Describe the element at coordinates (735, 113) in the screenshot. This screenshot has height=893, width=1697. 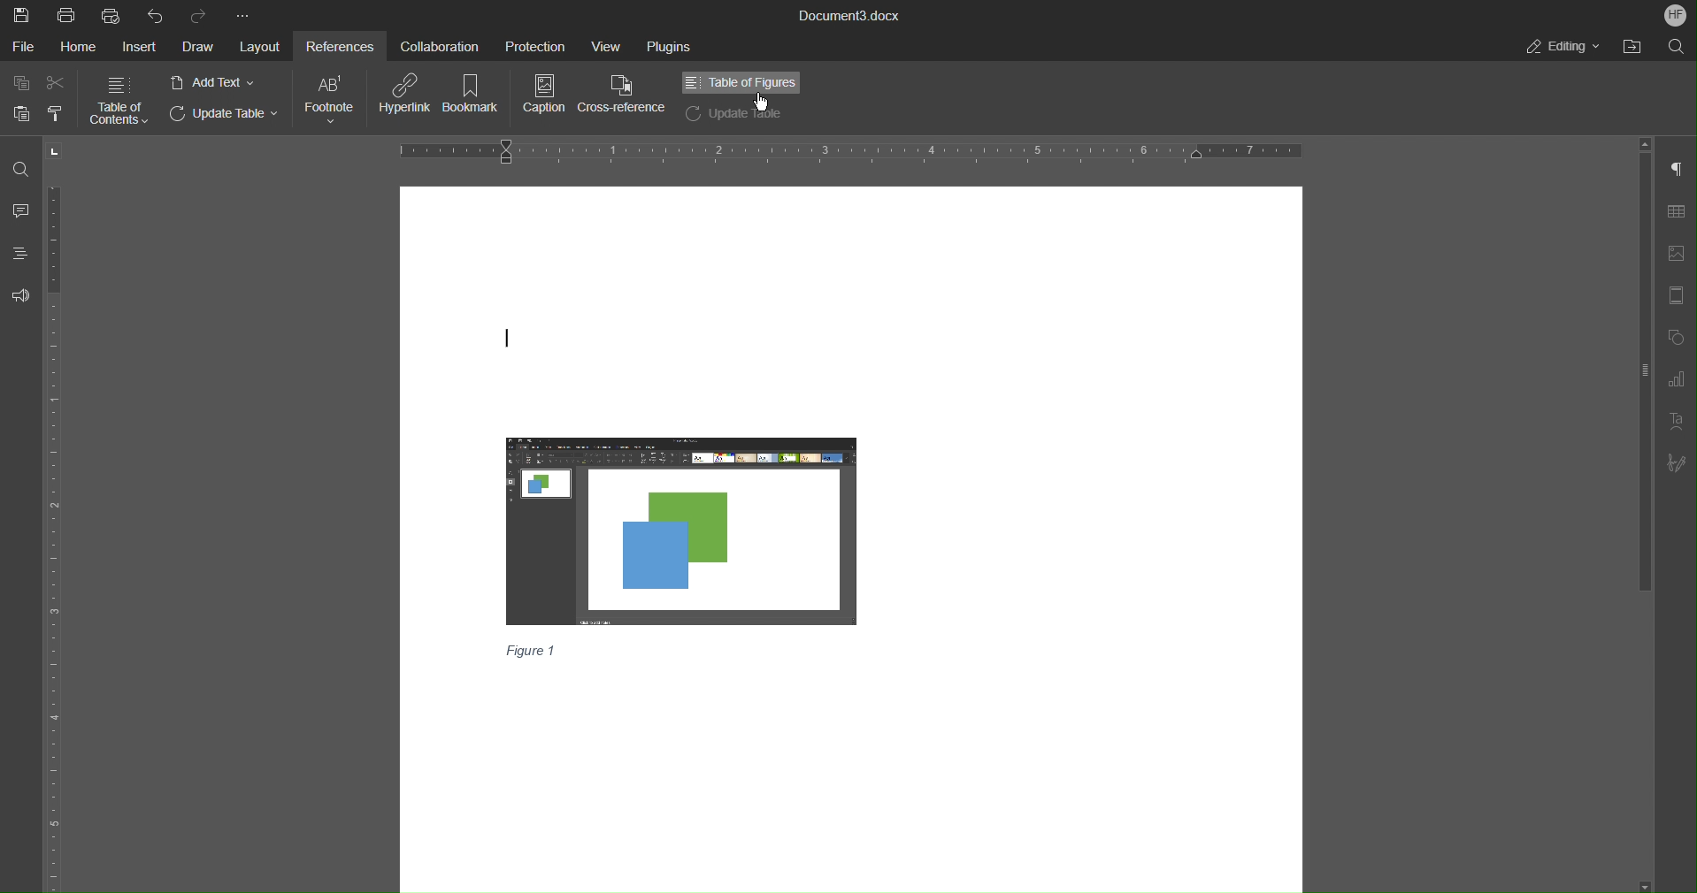
I see `Update Table` at that location.